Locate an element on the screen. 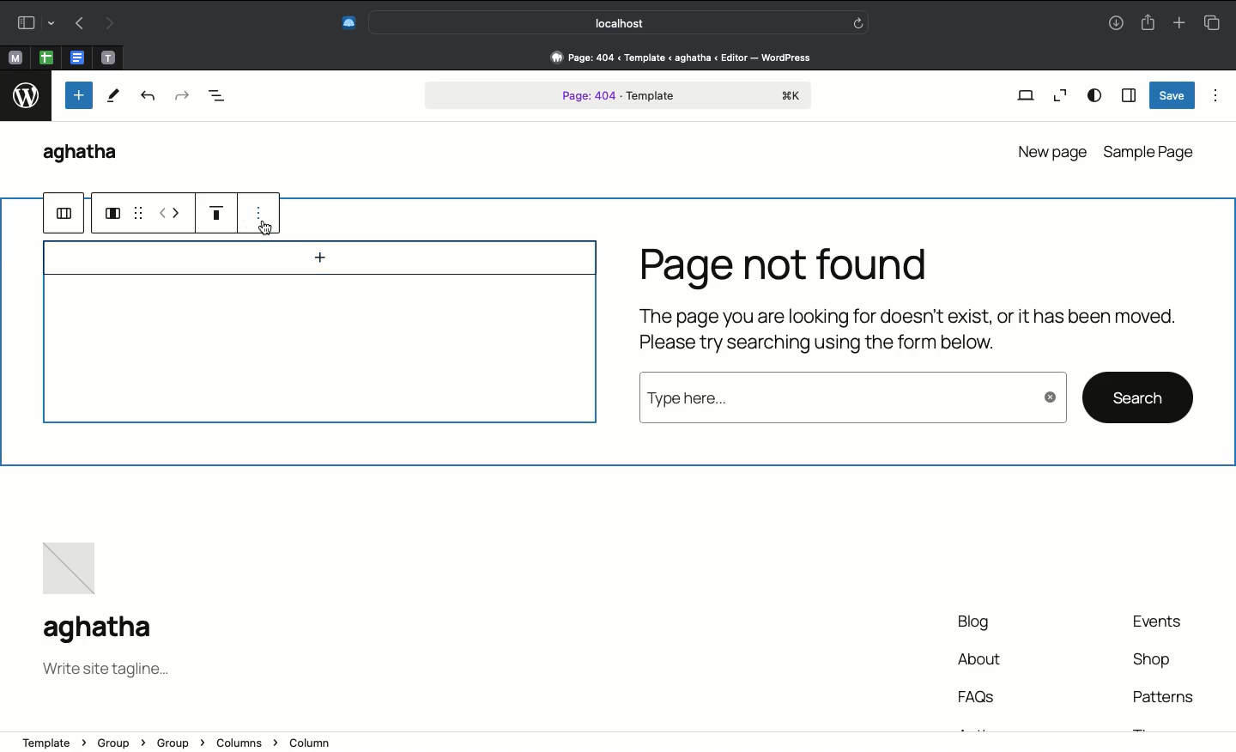 Image resolution: width=1236 pixels, height=752 pixels. search is located at coordinates (1137, 397).